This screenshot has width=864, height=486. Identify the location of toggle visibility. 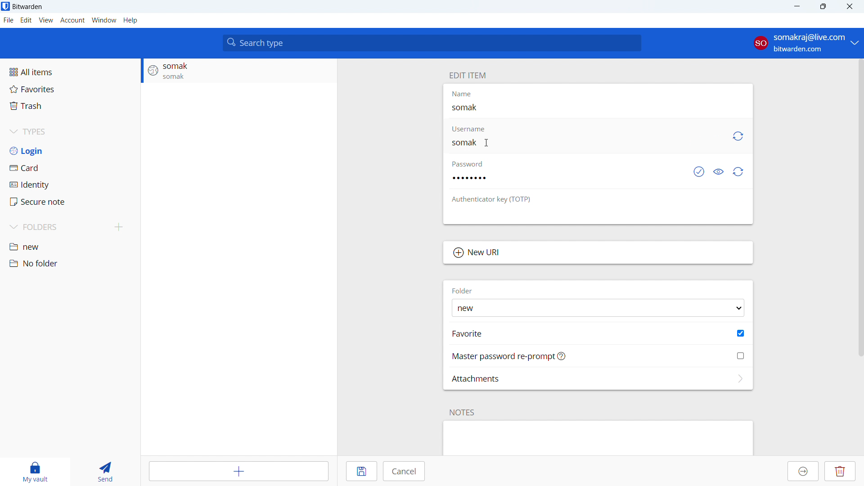
(720, 171).